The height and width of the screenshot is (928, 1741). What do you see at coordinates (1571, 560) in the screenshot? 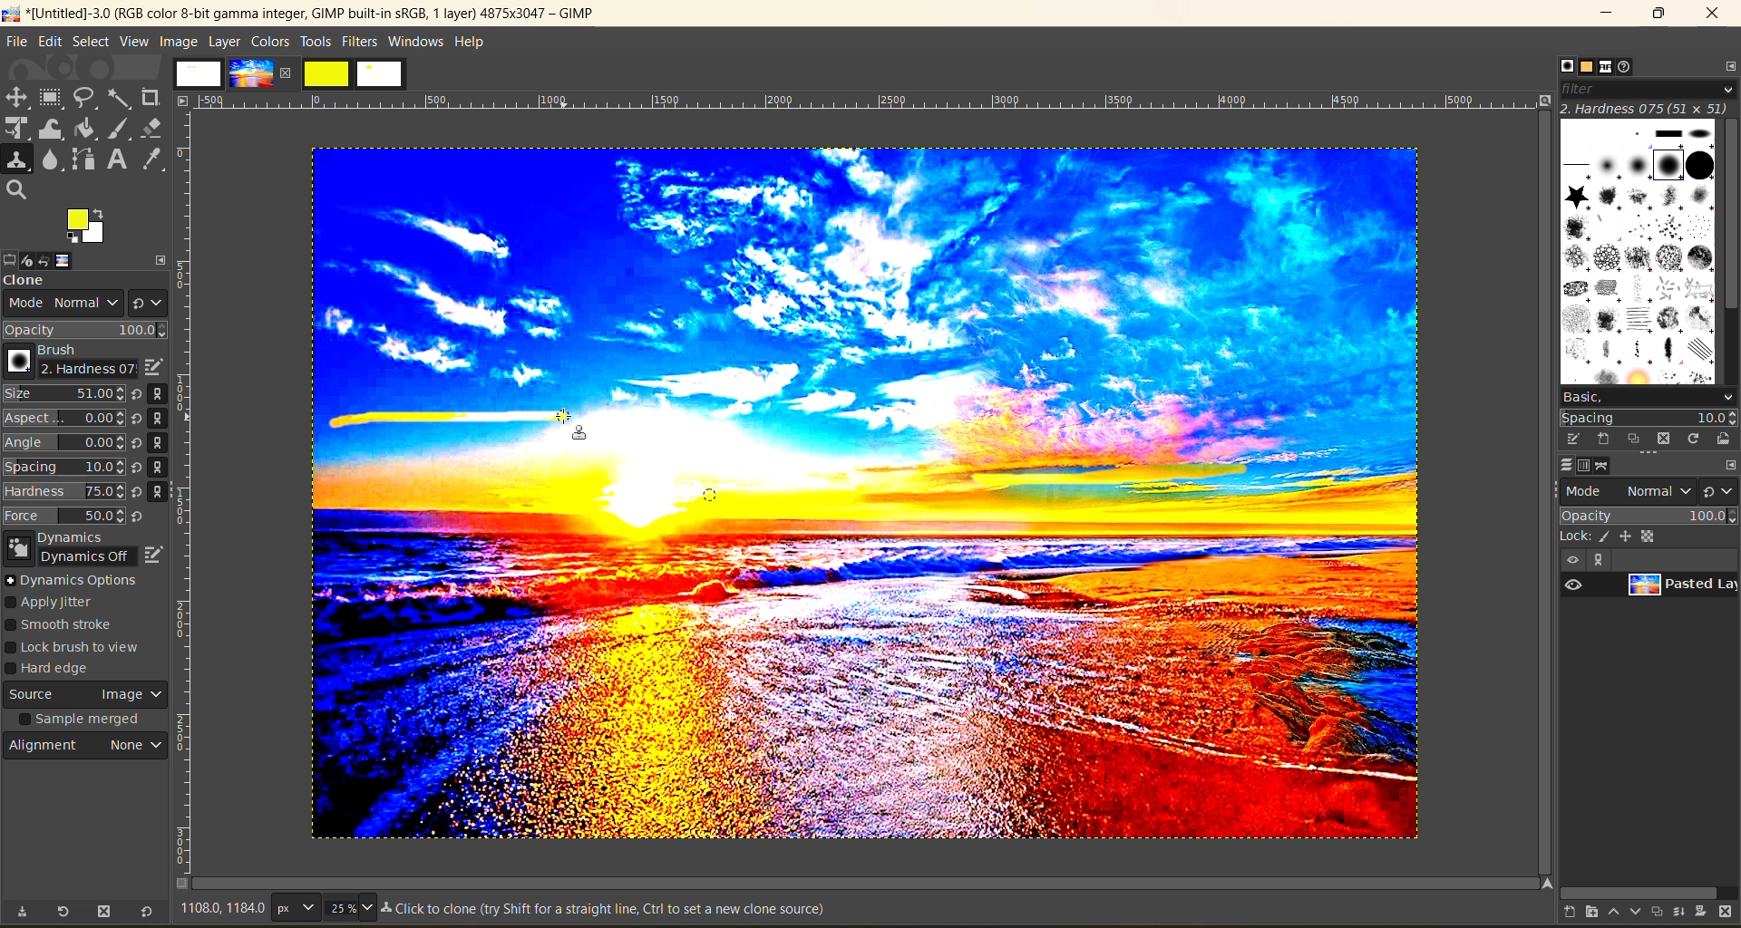
I see `view` at bounding box center [1571, 560].